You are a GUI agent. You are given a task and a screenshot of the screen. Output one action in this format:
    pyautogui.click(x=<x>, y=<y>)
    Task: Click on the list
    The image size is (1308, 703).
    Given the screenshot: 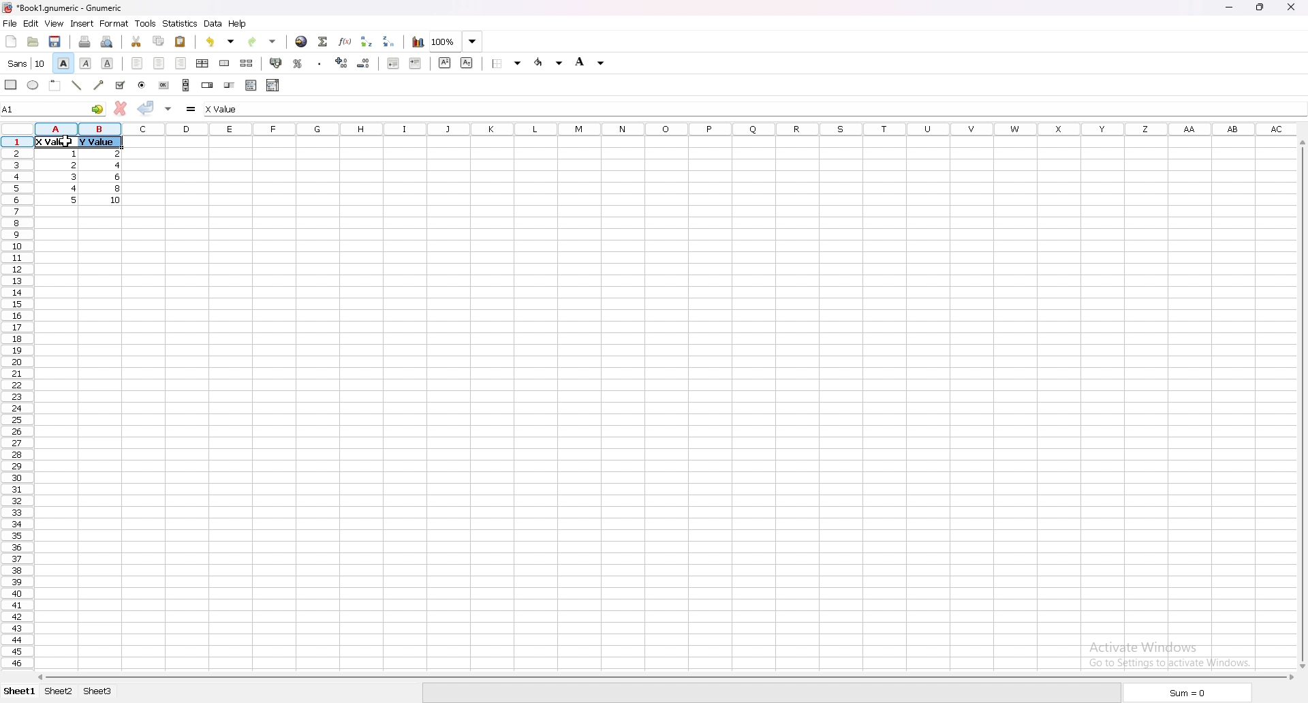 What is the action you would take?
    pyautogui.click(x=251, y=84)
    